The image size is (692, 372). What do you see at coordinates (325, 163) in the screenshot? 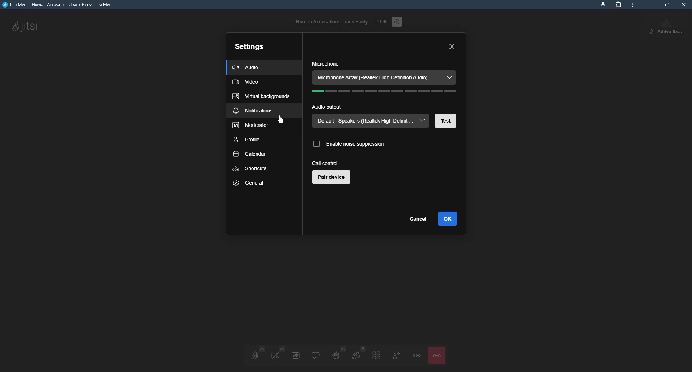
I see `call control` at bounding box center [325, 163].